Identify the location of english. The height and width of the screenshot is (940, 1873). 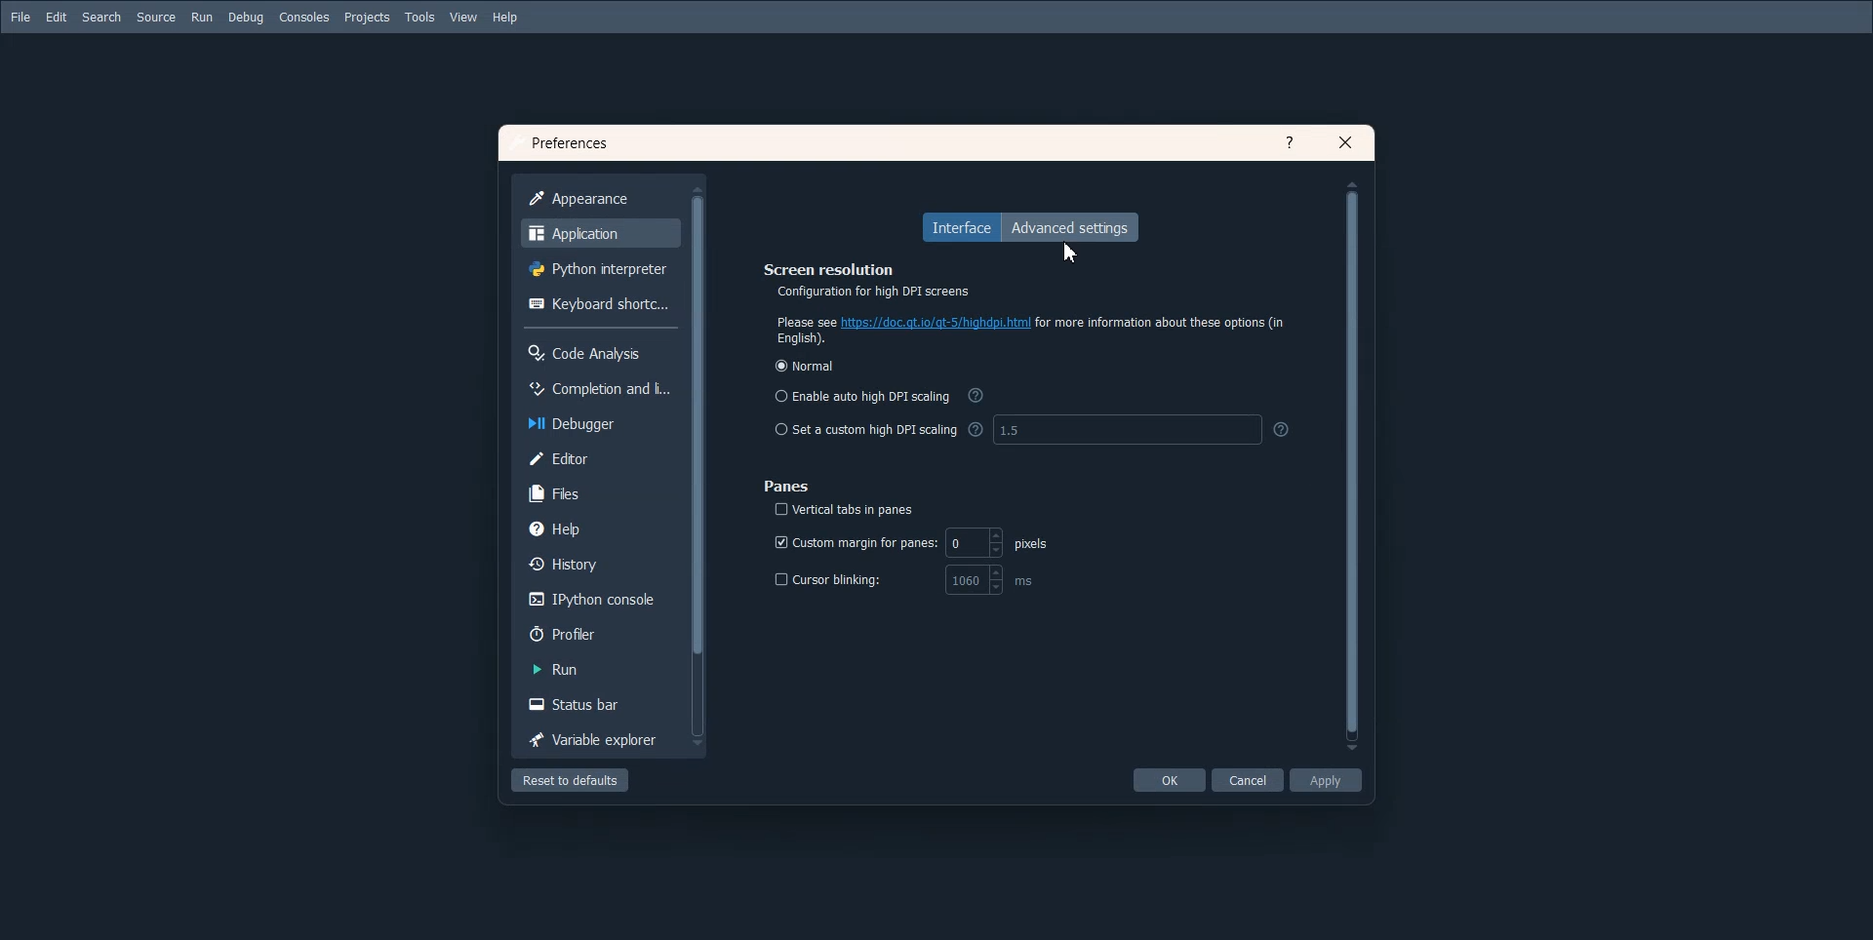
(802, 339).